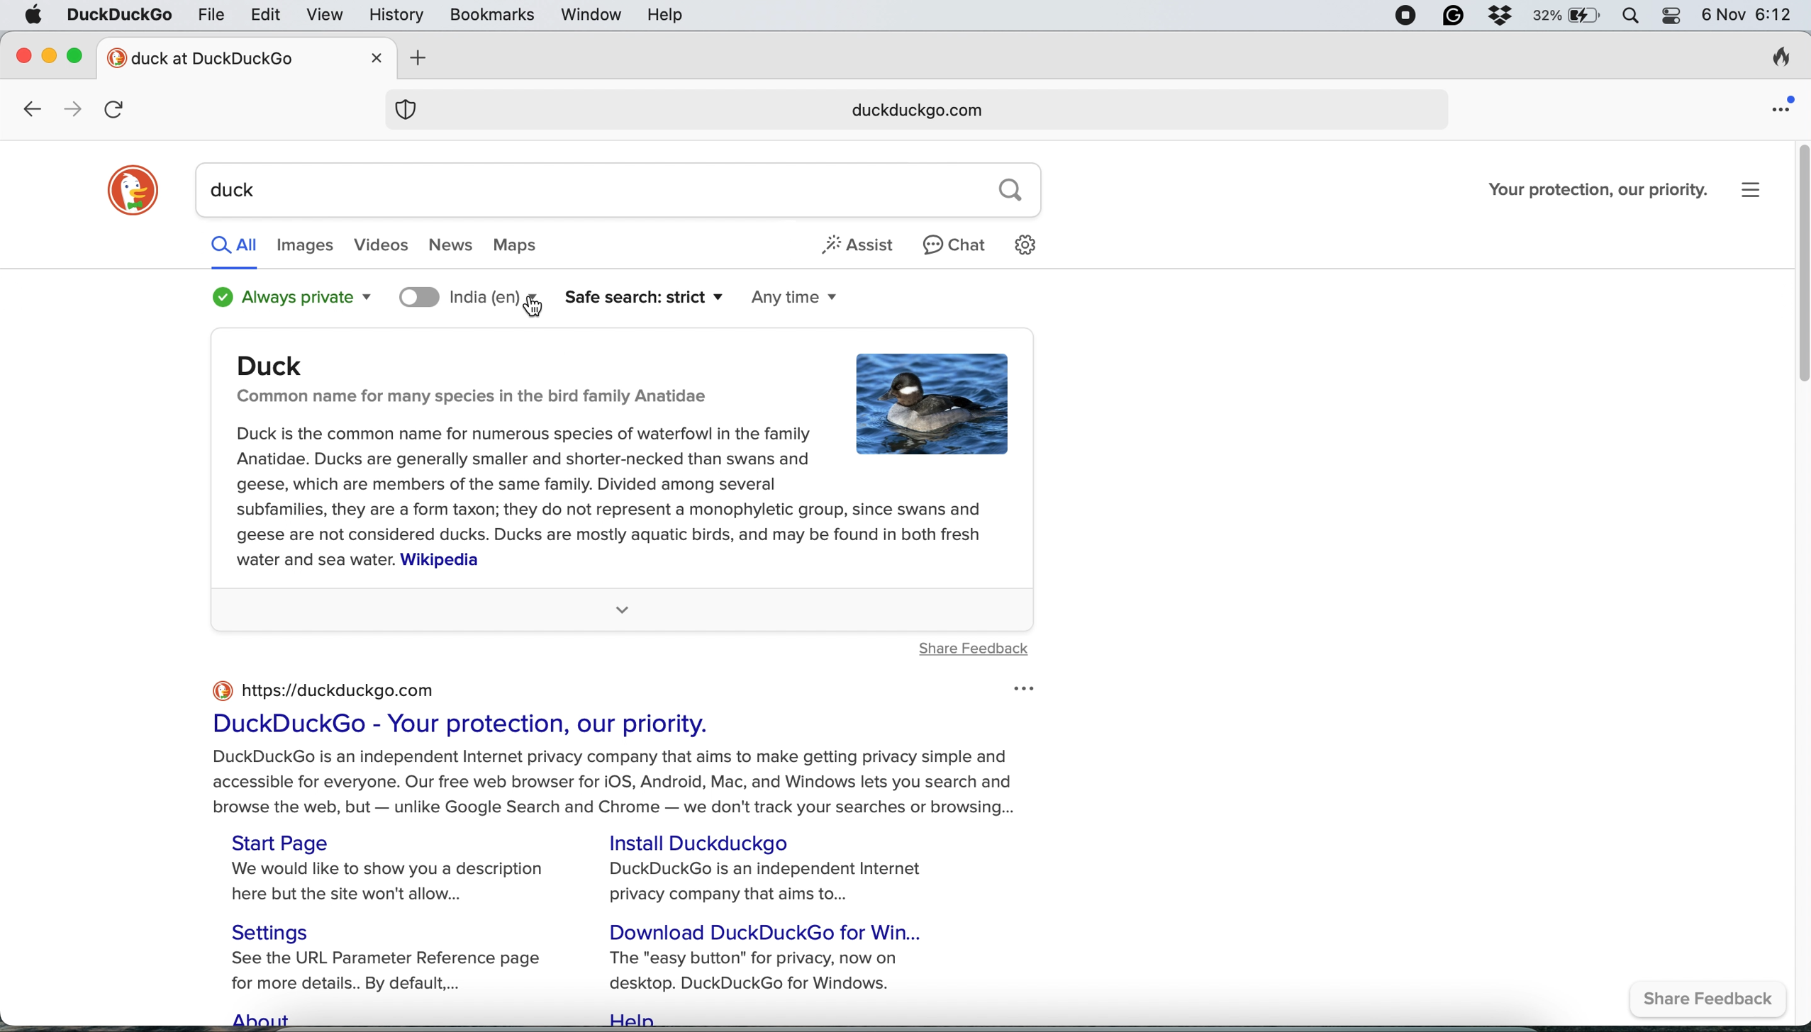 The image size is (1811, 1032). What do you see at coordinates (935, 406) in the screenshot?
I see `duck image` at bounding box center [935, 406].